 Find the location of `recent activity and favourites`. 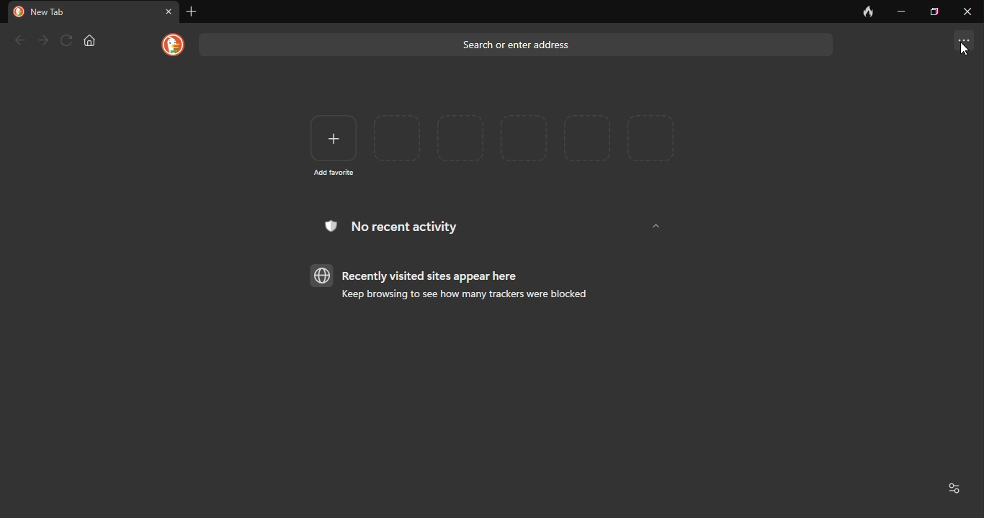

recent activity and favourites is located at coordinates (954, 489).